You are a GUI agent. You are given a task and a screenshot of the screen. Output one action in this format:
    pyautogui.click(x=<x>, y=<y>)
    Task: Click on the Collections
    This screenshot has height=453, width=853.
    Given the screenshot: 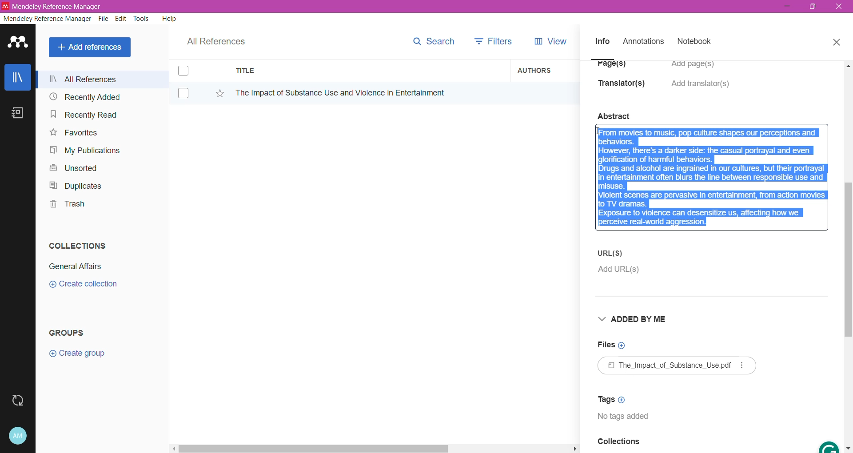 What is the action you would take?
    pyautogui.click(x=75, y=244)
    